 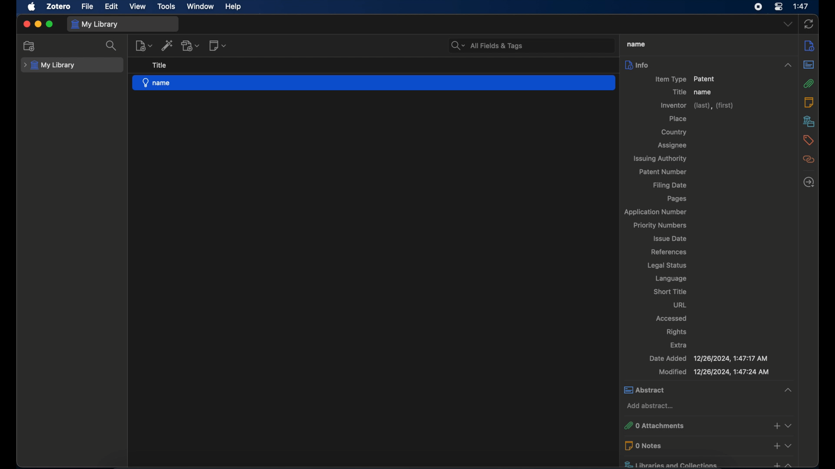 What do you see at coordinates (201, 6) in the screenshot?
I see `window` at bounding box center [201, 6].